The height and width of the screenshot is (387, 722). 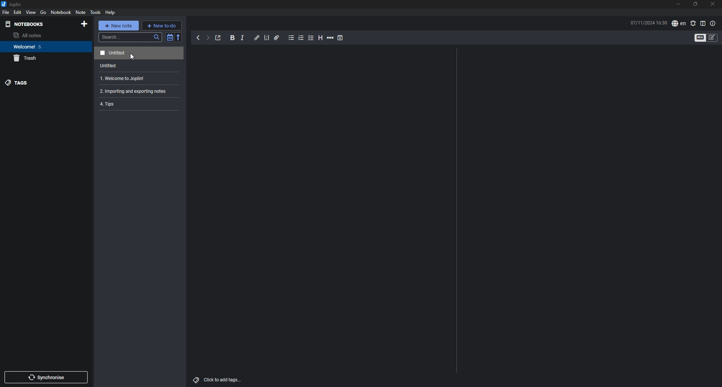 What do you see at coordinates (232, 38) in the screenshot?
I see `bold` at bounding box center [232, 38].